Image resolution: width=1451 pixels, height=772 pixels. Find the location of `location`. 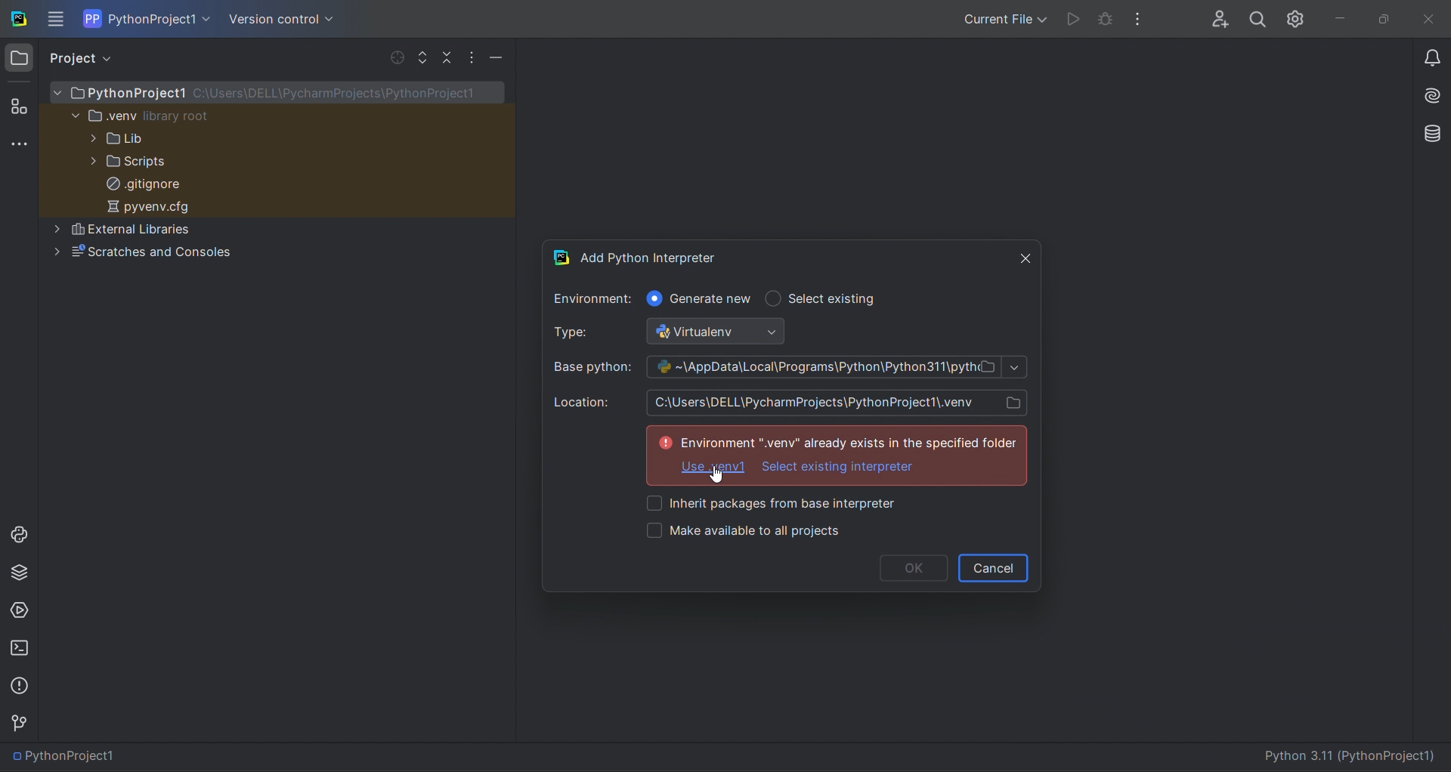

location is located at coordinates (797, 400).